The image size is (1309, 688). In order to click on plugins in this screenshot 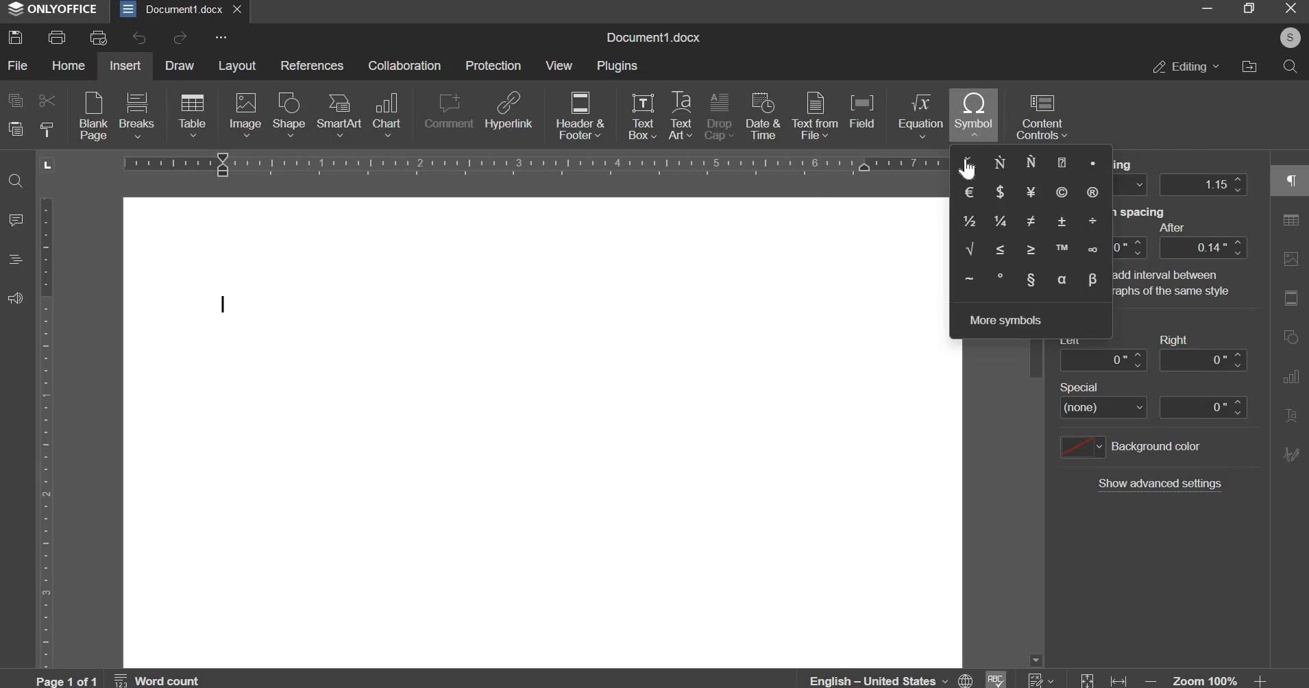, I will do `click(617, 66)`.